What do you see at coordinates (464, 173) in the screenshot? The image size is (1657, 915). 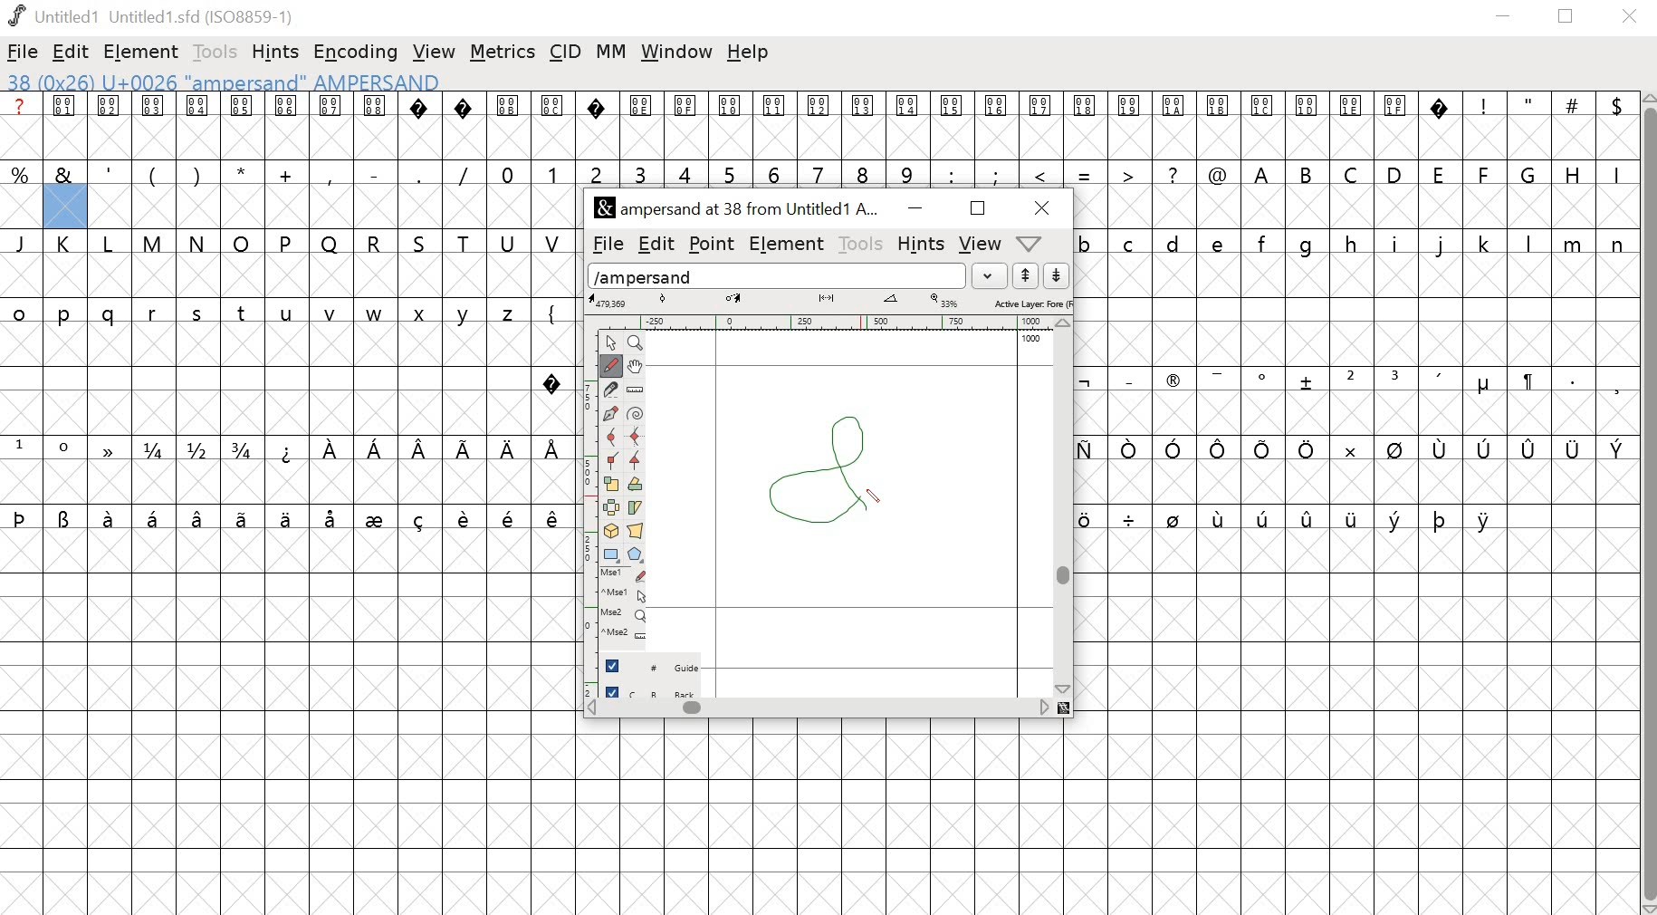 I see `/` at bounding box center [464, 173].